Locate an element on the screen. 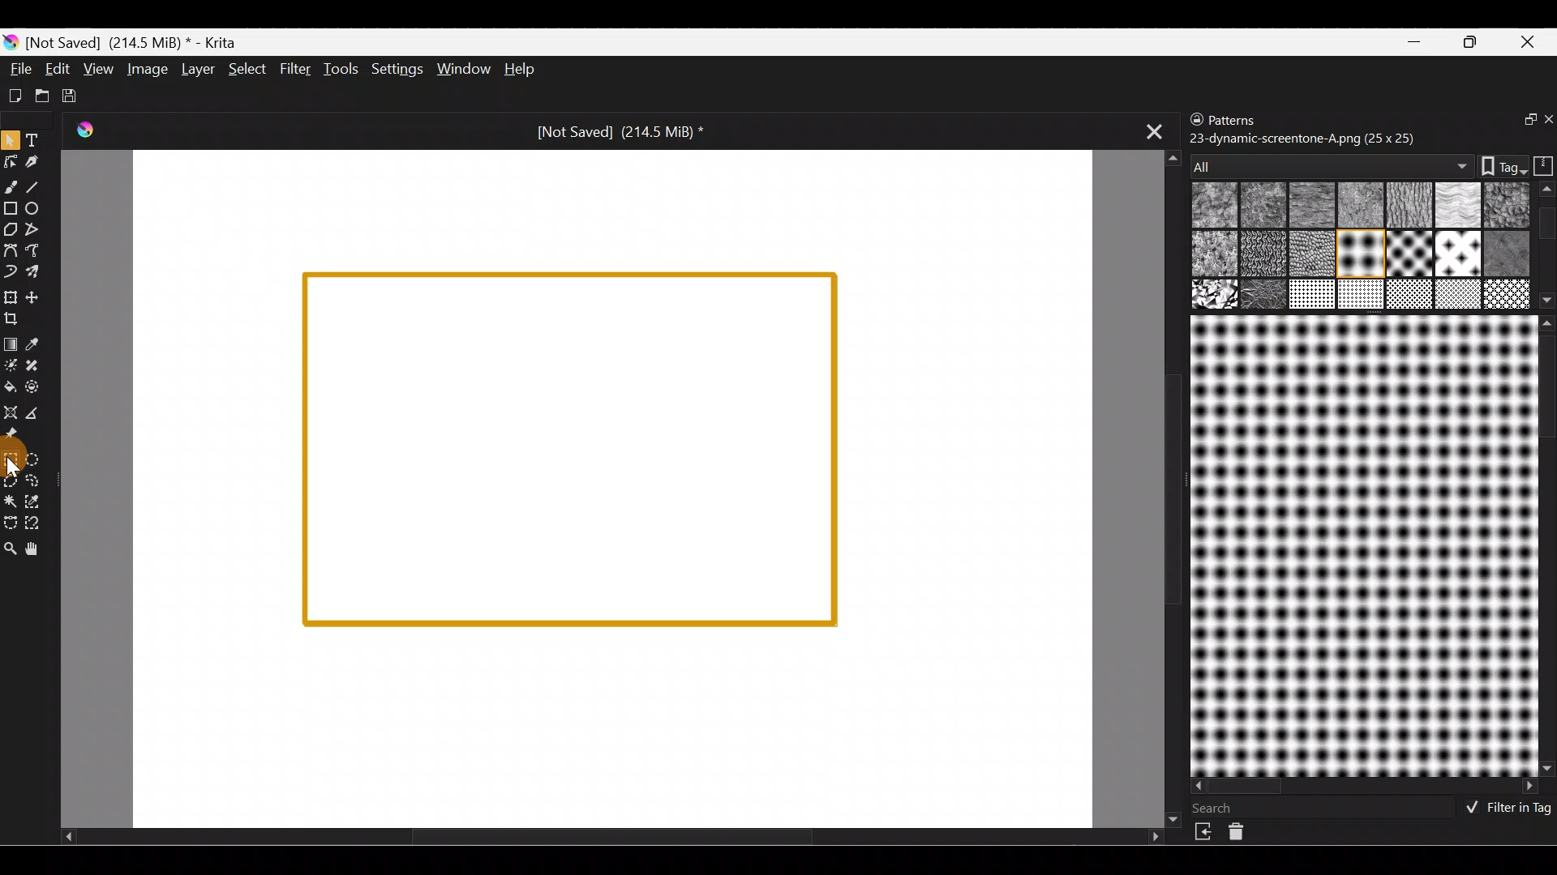 Image resolution: width=1557 pixels, height=875 pixels. Preview is located at coordinates (1361, 545).